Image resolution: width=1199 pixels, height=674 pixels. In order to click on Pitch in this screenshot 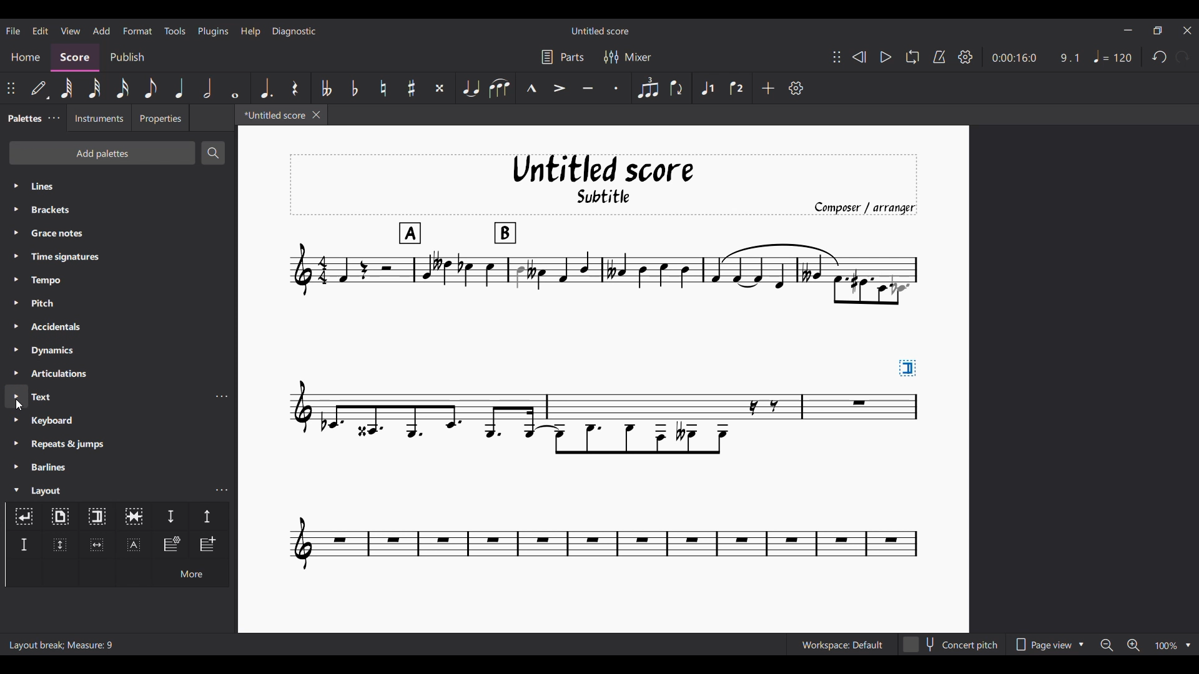, I will do `click(119, 303)`.